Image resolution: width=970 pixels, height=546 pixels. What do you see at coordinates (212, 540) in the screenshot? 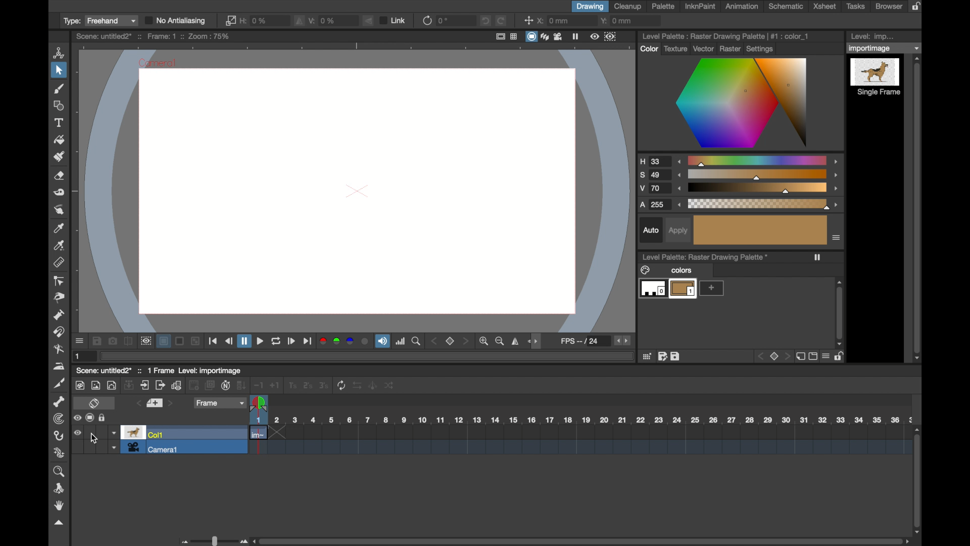
I see `slider` at bounding box center [212, 540].